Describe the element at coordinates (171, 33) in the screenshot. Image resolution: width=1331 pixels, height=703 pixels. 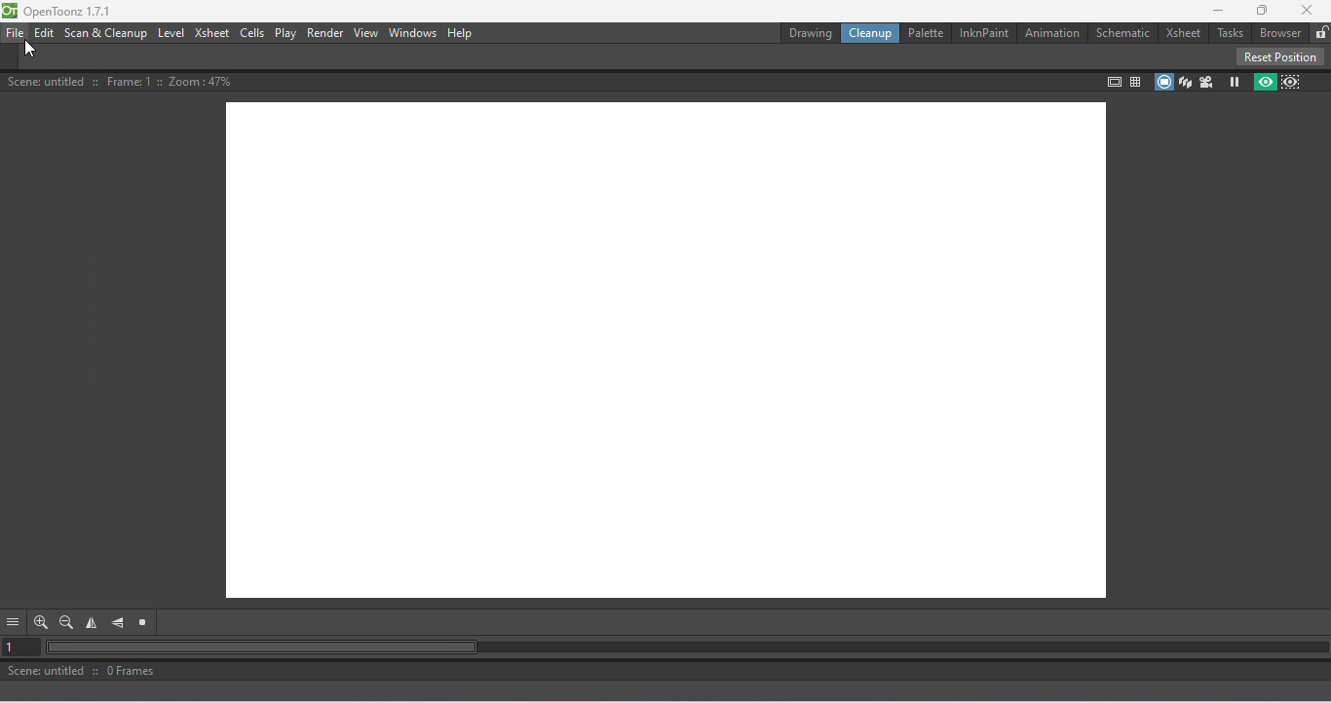
I see `Level` at that location.